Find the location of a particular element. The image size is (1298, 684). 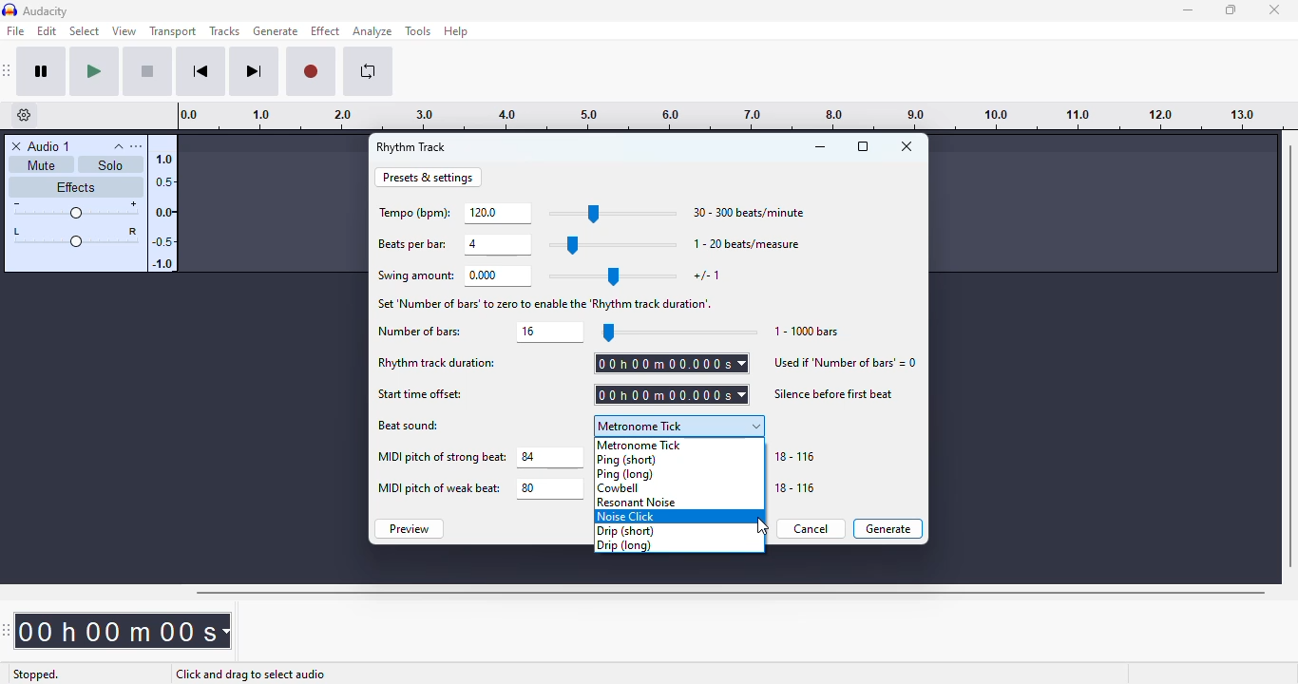

timeline is located at coordinates (722, 116).